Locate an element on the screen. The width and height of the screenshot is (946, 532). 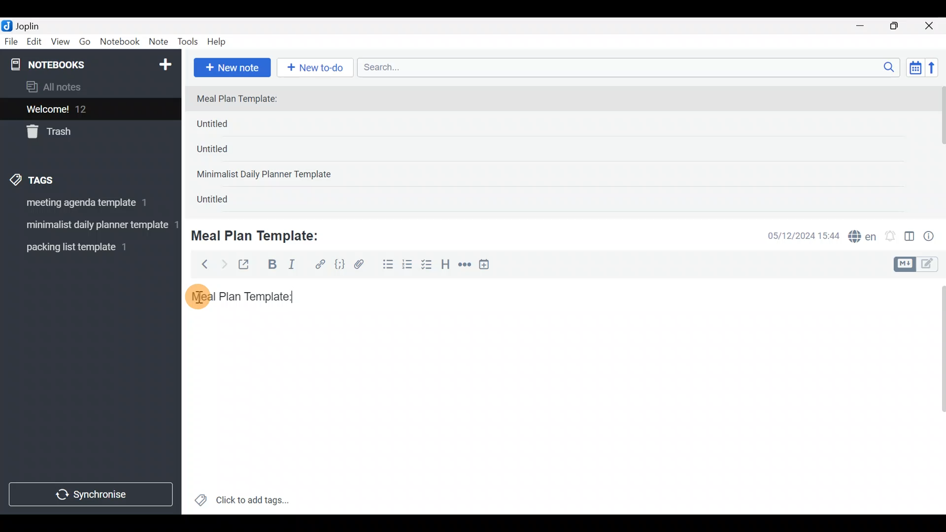
Toggle external editing is located at coordinates (247, 265).